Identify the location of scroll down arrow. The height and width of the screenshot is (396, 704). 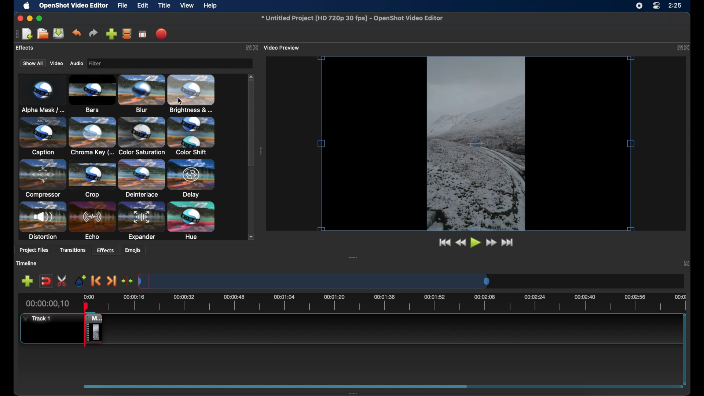
(252, 237).